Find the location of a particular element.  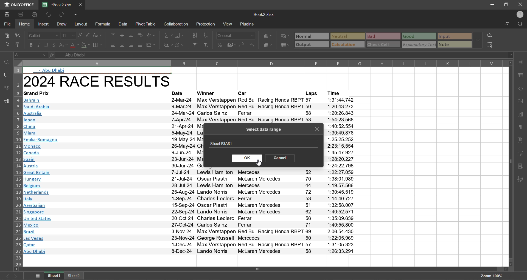

plugins is located at coordinates (247, 25).